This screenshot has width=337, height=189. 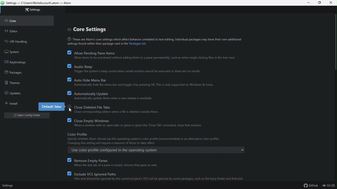 What do you see at coordinates (13, 51) in the screenshot?
I see `system` at bounding box center [13, 51].